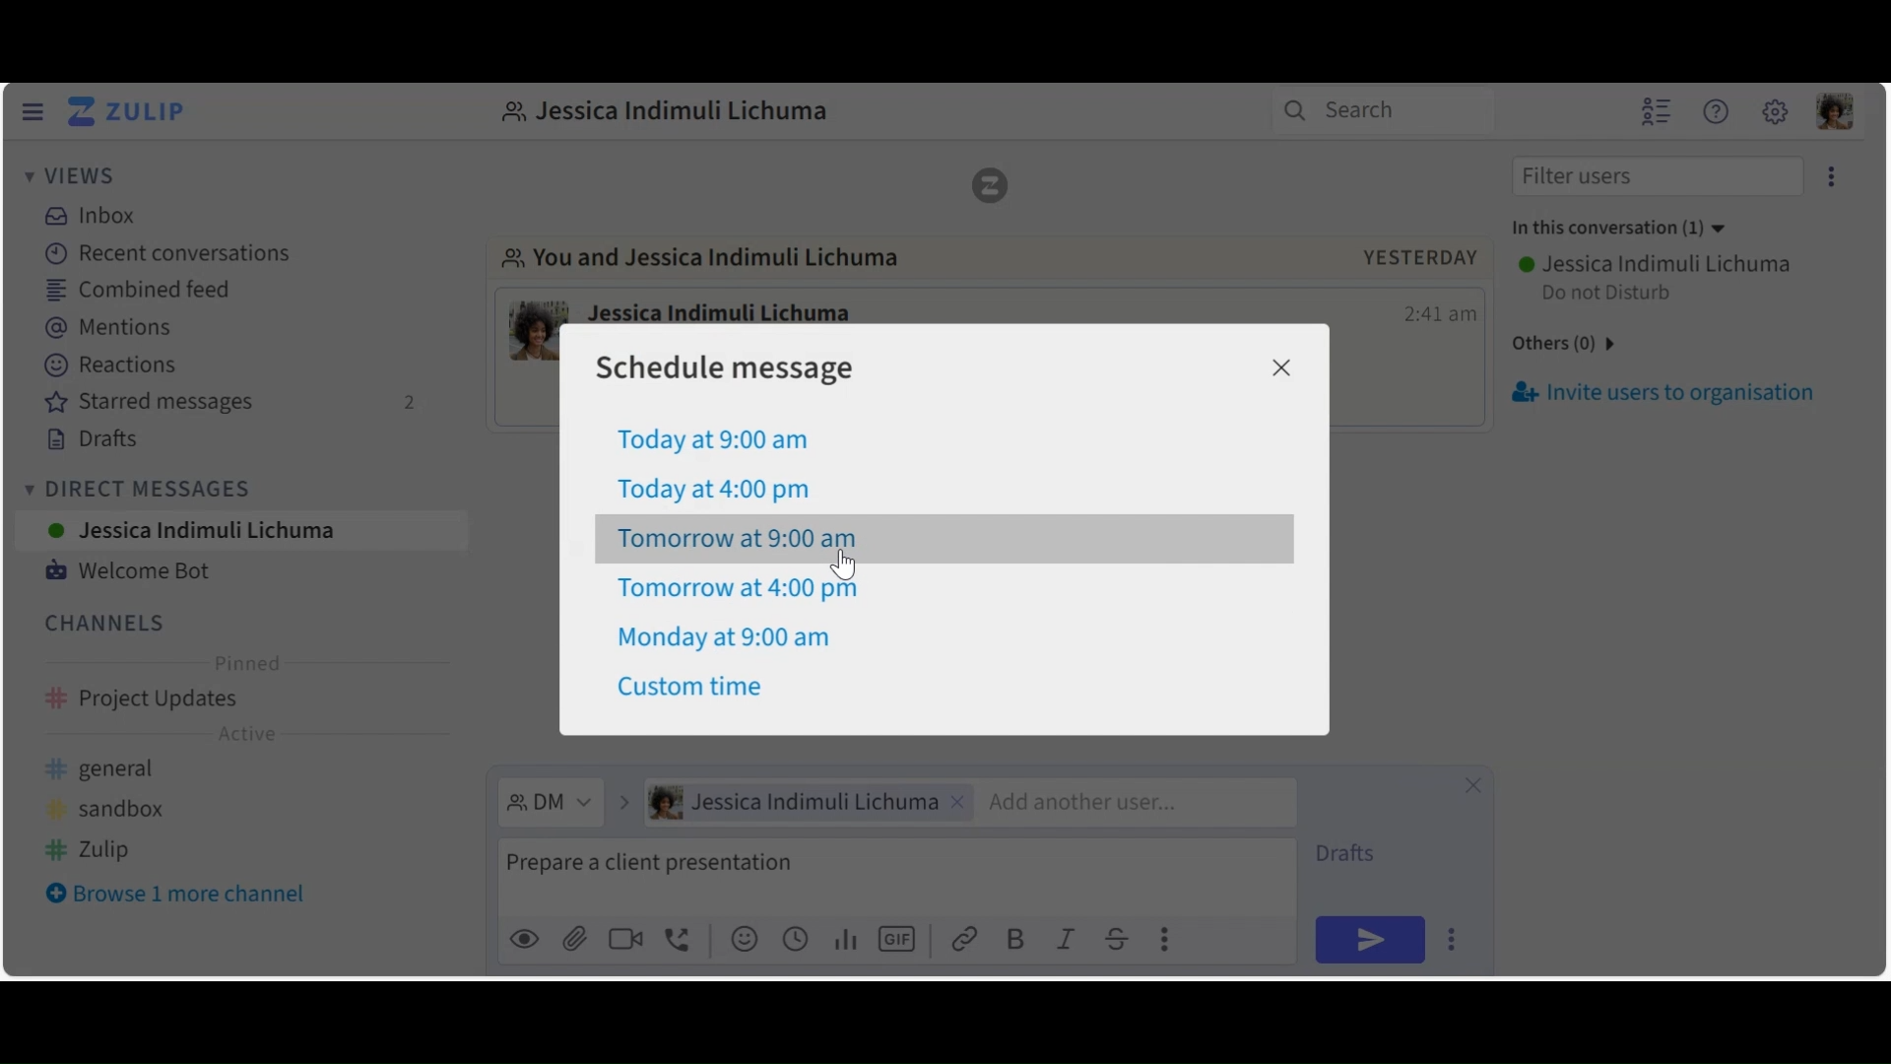 Image resolution: width=1891 pixels, height=1064 pixels. Describe the element at coordinates (1830, 110) in the screenshot. I see `Personal menu` at that location.